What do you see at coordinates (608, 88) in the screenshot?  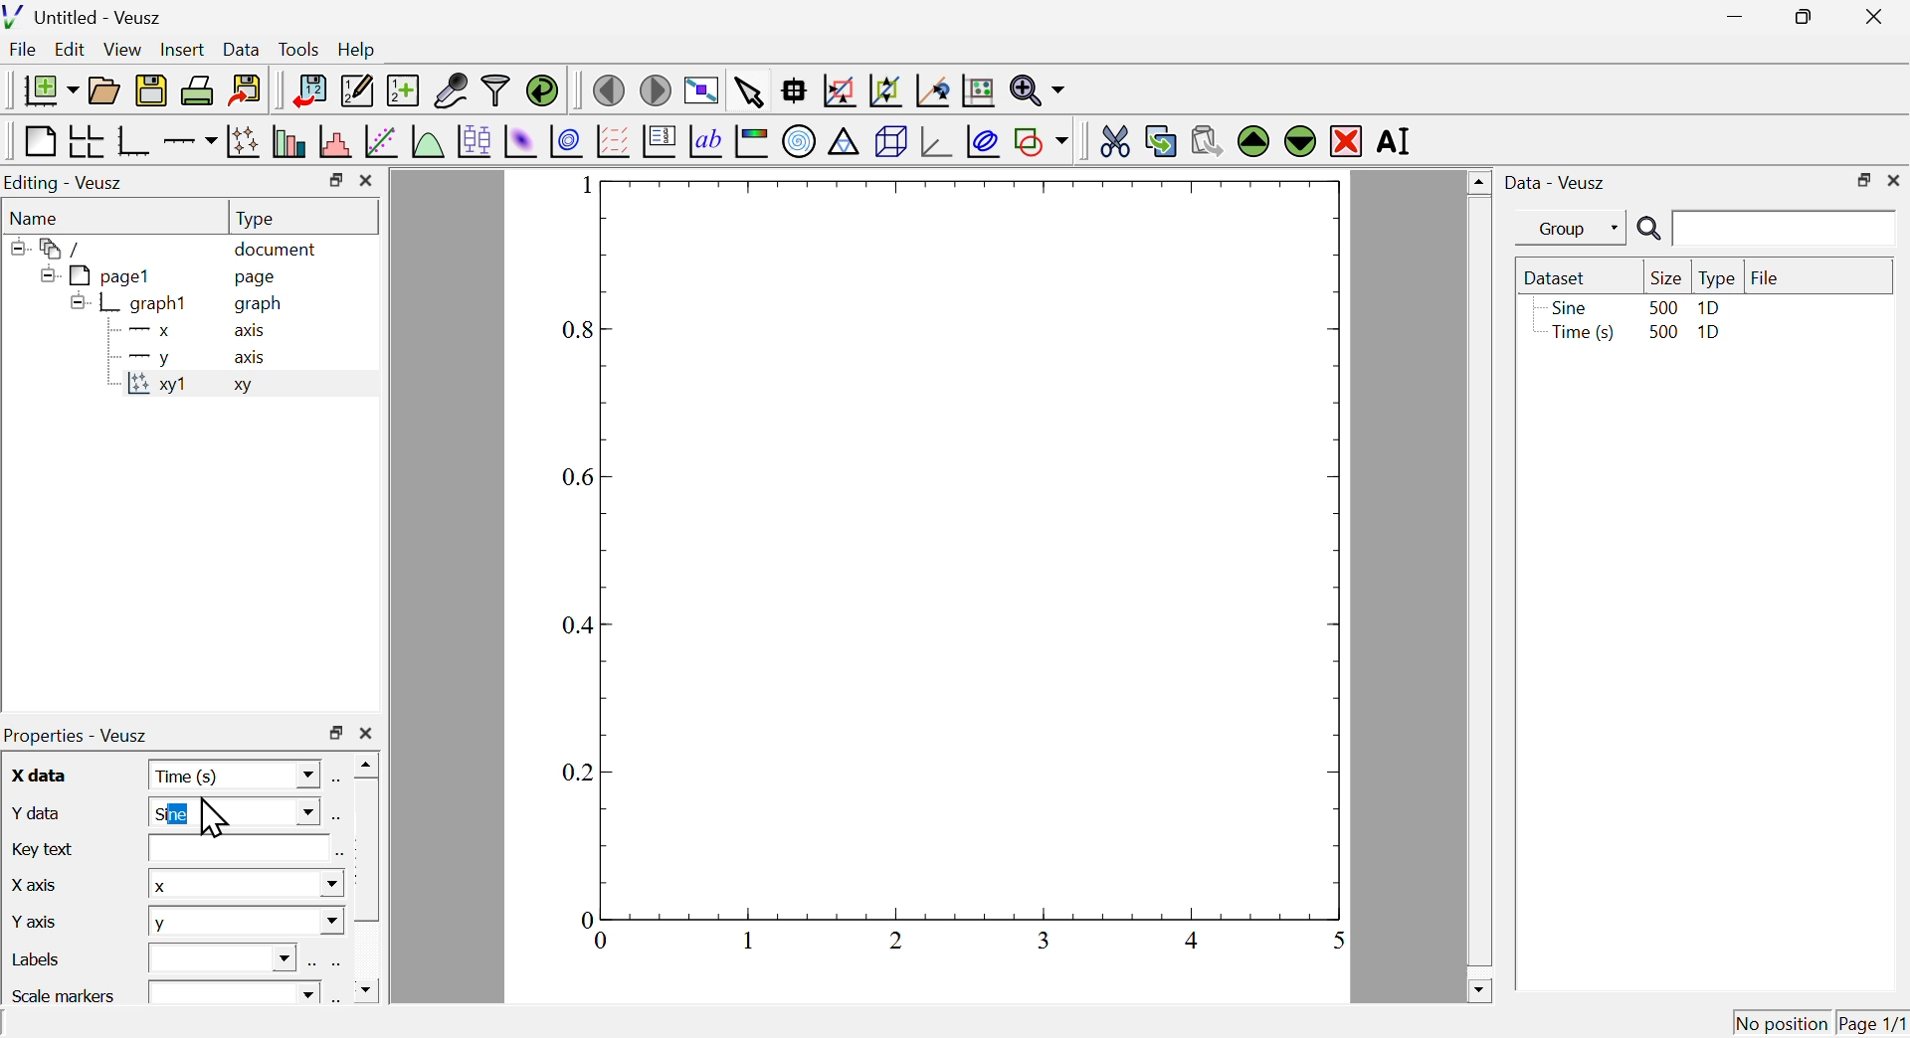 I see `move to the previous page` at bounding box center [608, 88].